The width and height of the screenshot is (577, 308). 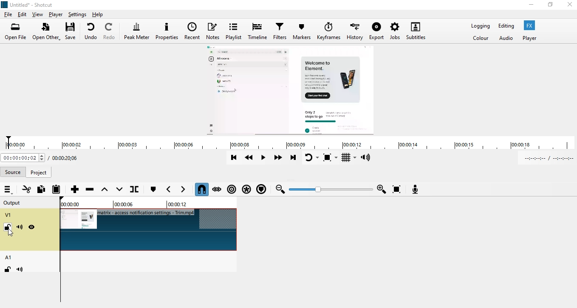 What do you see at coordinates (22, 13) in the screenshot?
I see `edit` at bounding box center [22, 13].